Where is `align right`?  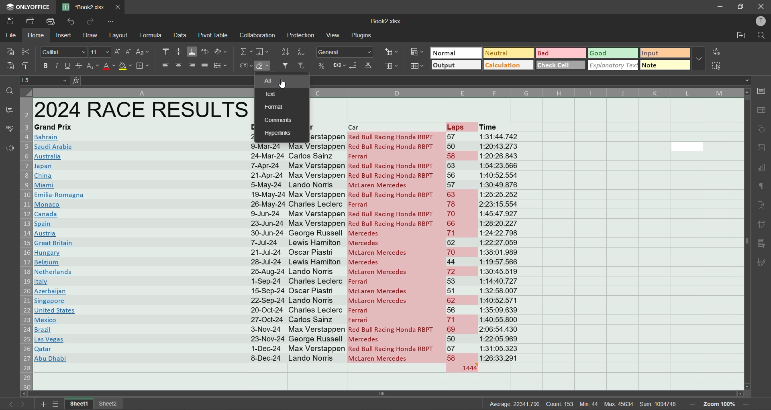 align right is located at coordinates (193, 66).